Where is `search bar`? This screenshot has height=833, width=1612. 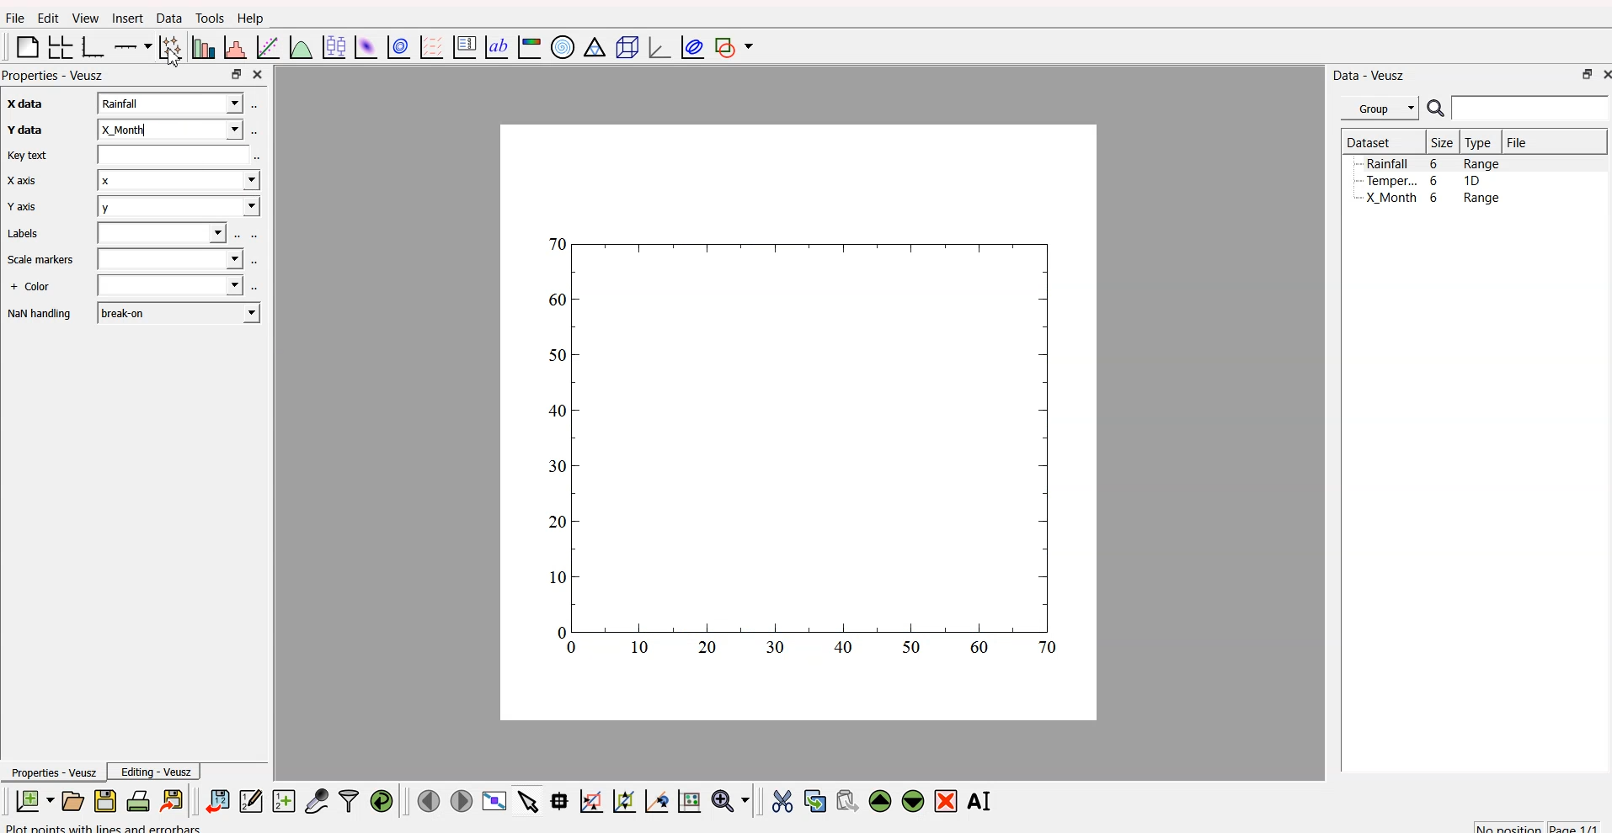 search bar is located at coordinates (1534, 110).